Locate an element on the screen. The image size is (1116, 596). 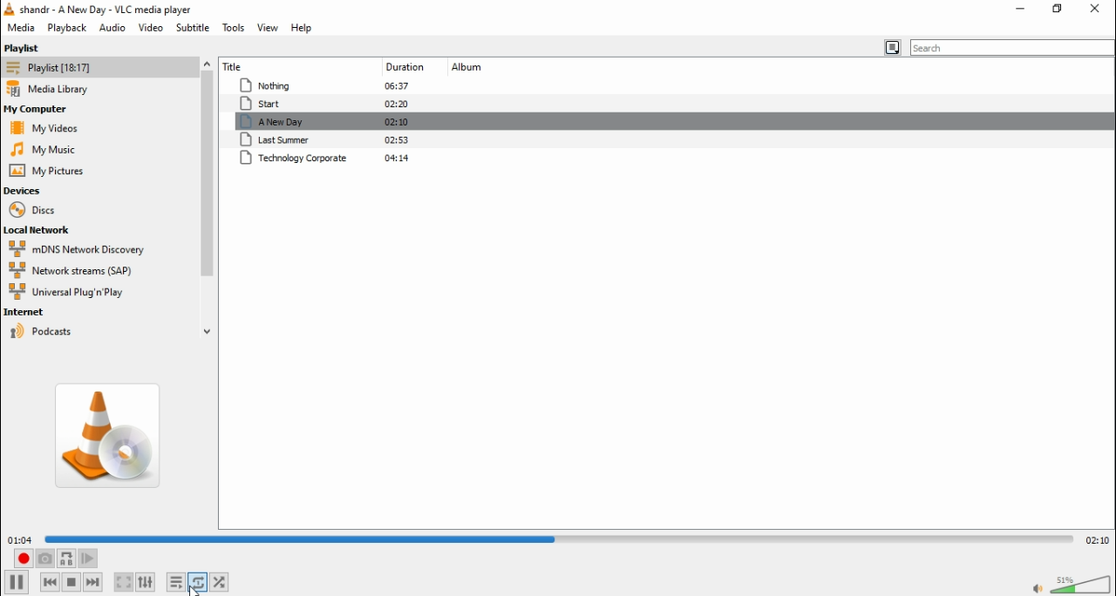
click to toggle between loop all, loop 1, and no loop is located at coordinates (198, 581).